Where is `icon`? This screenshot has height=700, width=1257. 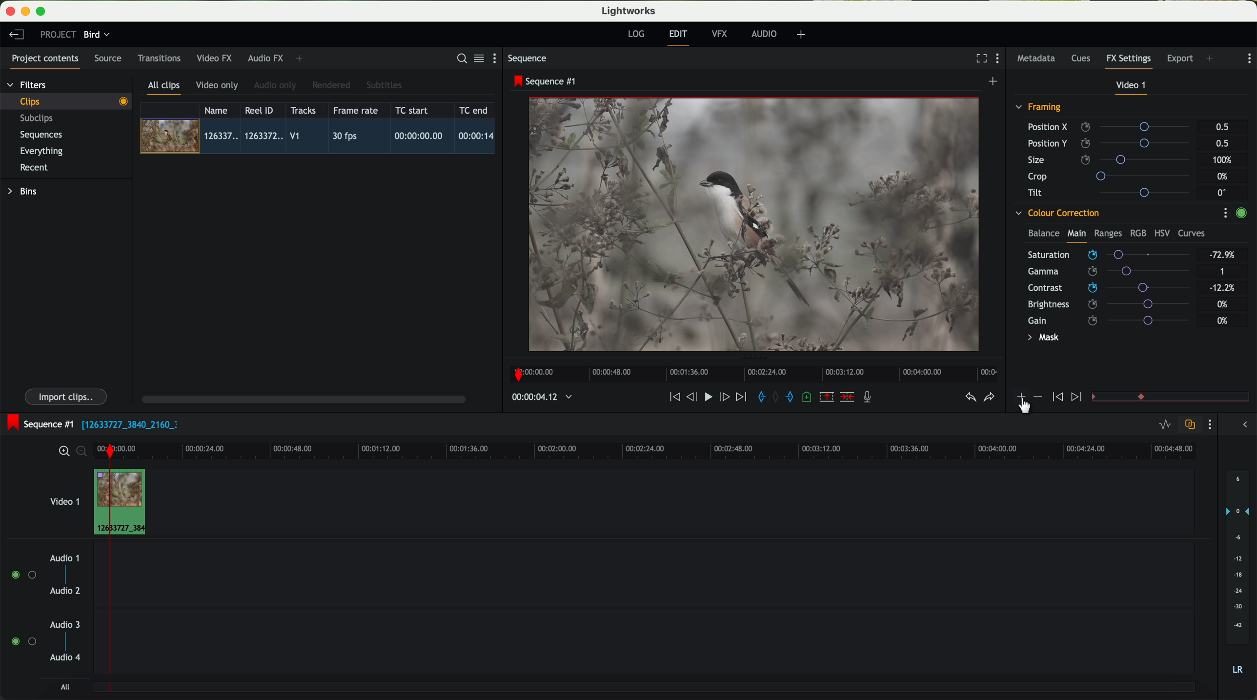 icon is located at coordinates (1020, 398).